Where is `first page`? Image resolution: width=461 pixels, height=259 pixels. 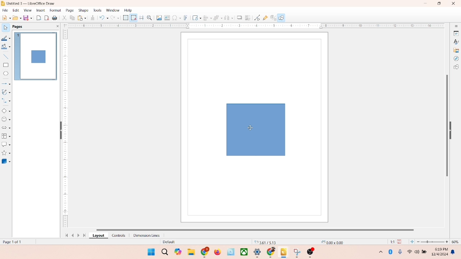
first page is located at coordinates (65, 235).